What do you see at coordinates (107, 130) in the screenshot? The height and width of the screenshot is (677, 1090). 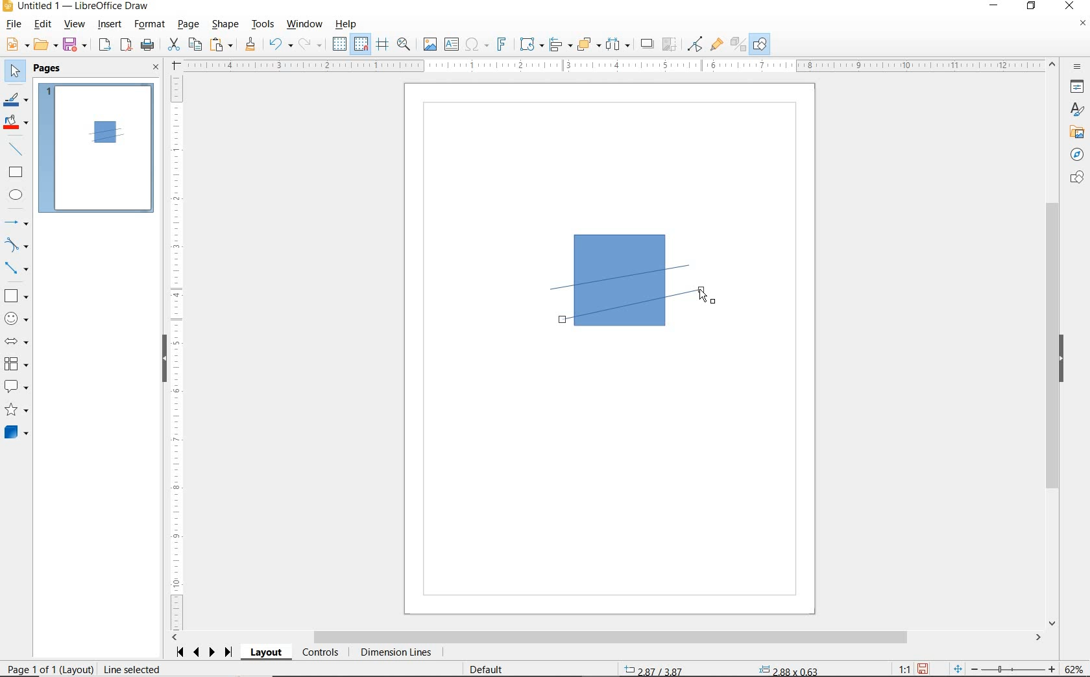 I see `square with two lines crossing inside` at bounding box center [107, 130].